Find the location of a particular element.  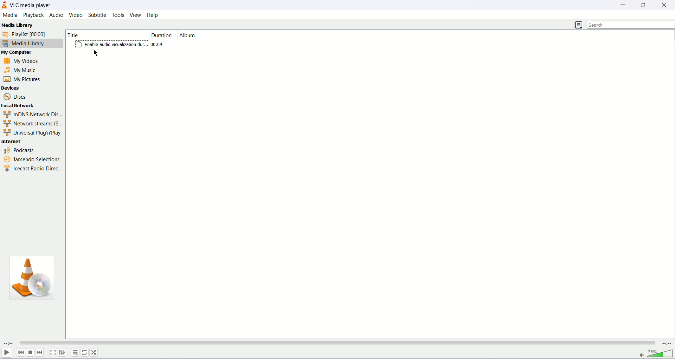

fullscreen is located at coordinates (52, 352).